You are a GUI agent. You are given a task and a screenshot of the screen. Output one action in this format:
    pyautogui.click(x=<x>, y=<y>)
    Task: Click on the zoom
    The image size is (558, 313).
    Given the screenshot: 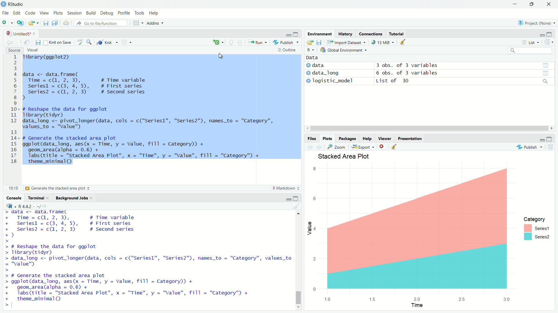 What is the action you would take?
    pyautogui.click(x=337, y=147)
    